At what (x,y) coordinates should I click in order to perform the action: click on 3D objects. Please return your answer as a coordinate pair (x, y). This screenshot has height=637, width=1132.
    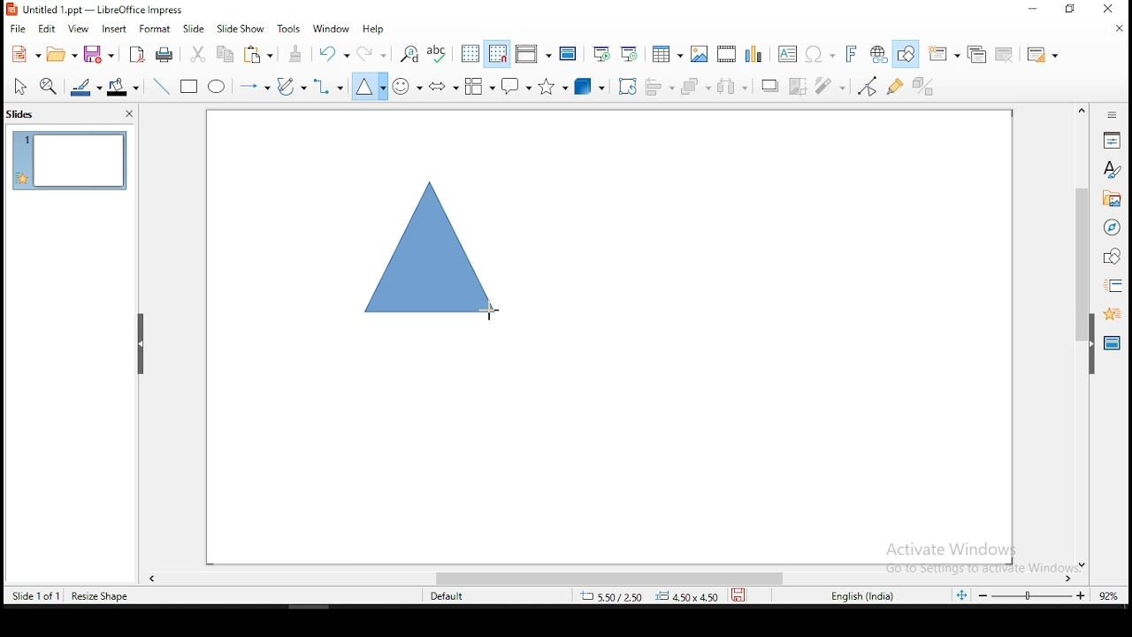
    Looking at the image, I should click on (590, 86).